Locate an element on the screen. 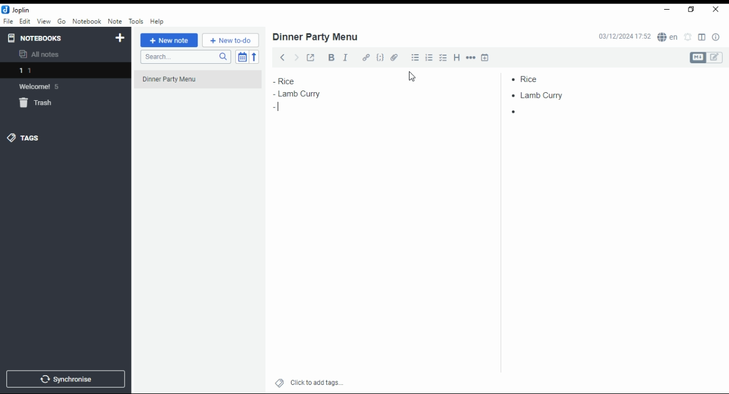 The height and width of the screenshot is (394, 729). tags is located at coordinates (31, 138).